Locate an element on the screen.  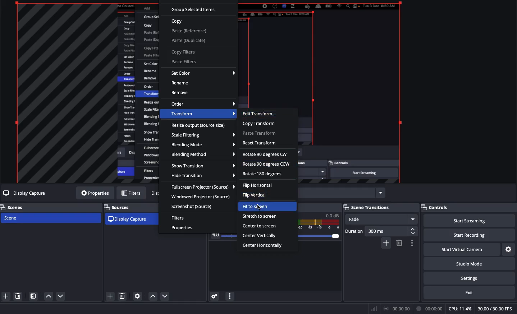
Click is located at coordinates (258, 207).